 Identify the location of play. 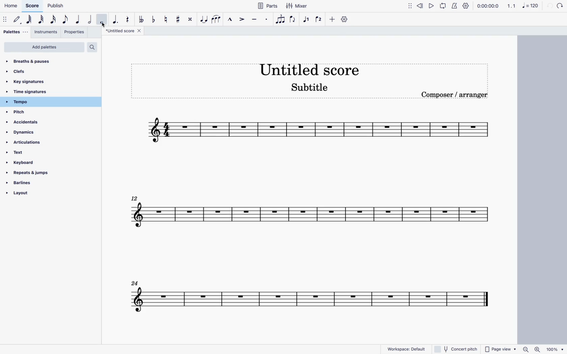
(431, 6).